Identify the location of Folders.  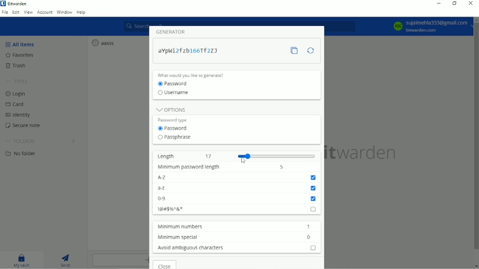
(22, 141).